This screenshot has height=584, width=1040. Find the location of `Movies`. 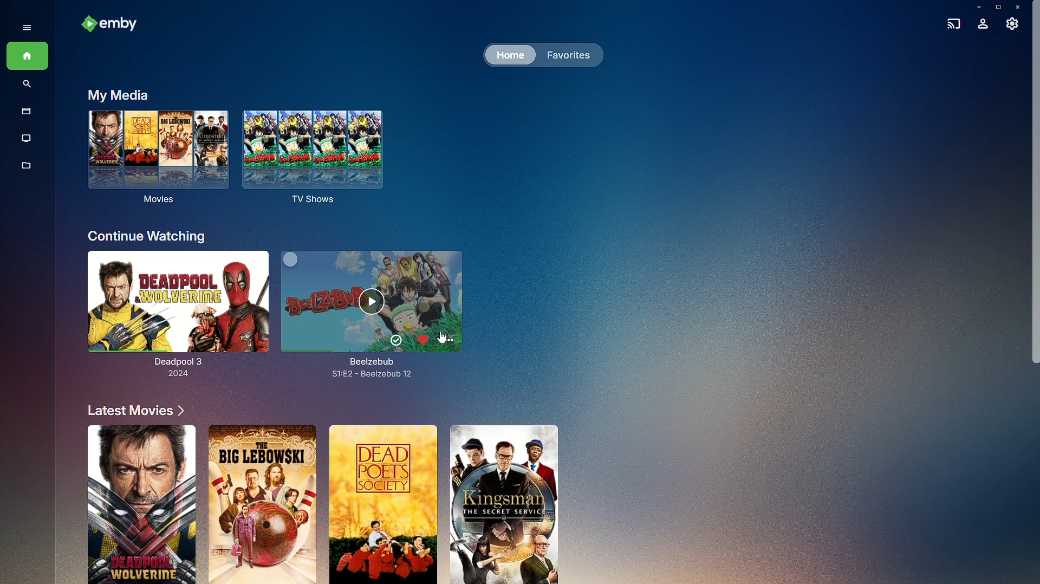

Movies is located at coordinates (24, 112).